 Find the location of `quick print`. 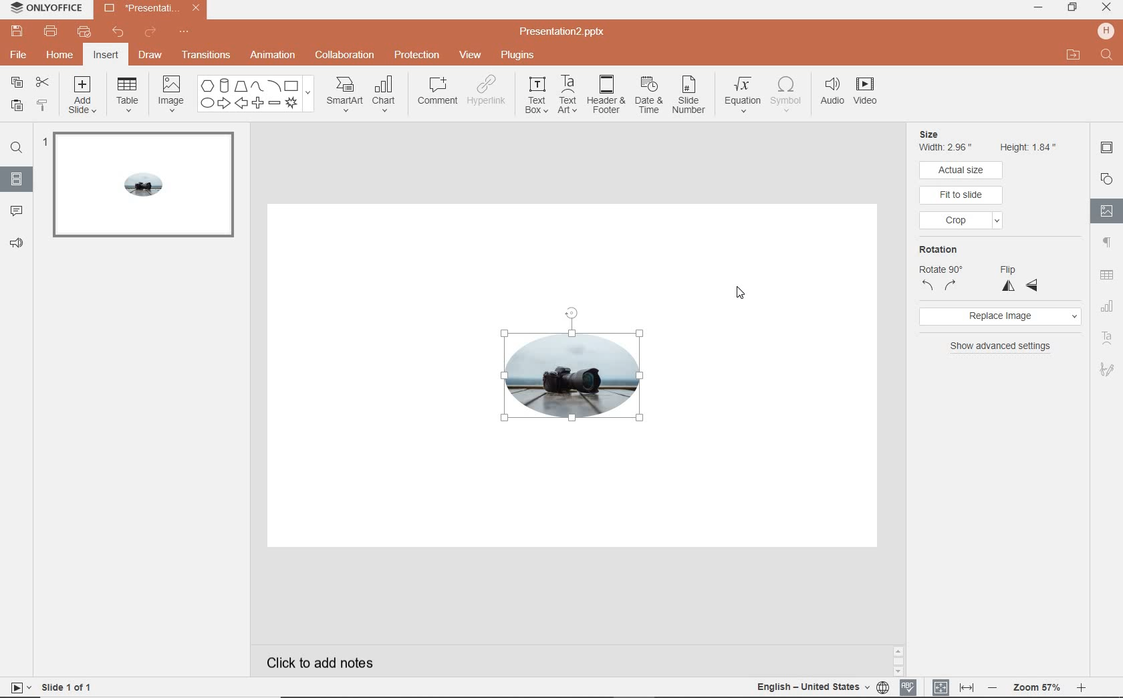

quick print is located at coordinates (85, 31).